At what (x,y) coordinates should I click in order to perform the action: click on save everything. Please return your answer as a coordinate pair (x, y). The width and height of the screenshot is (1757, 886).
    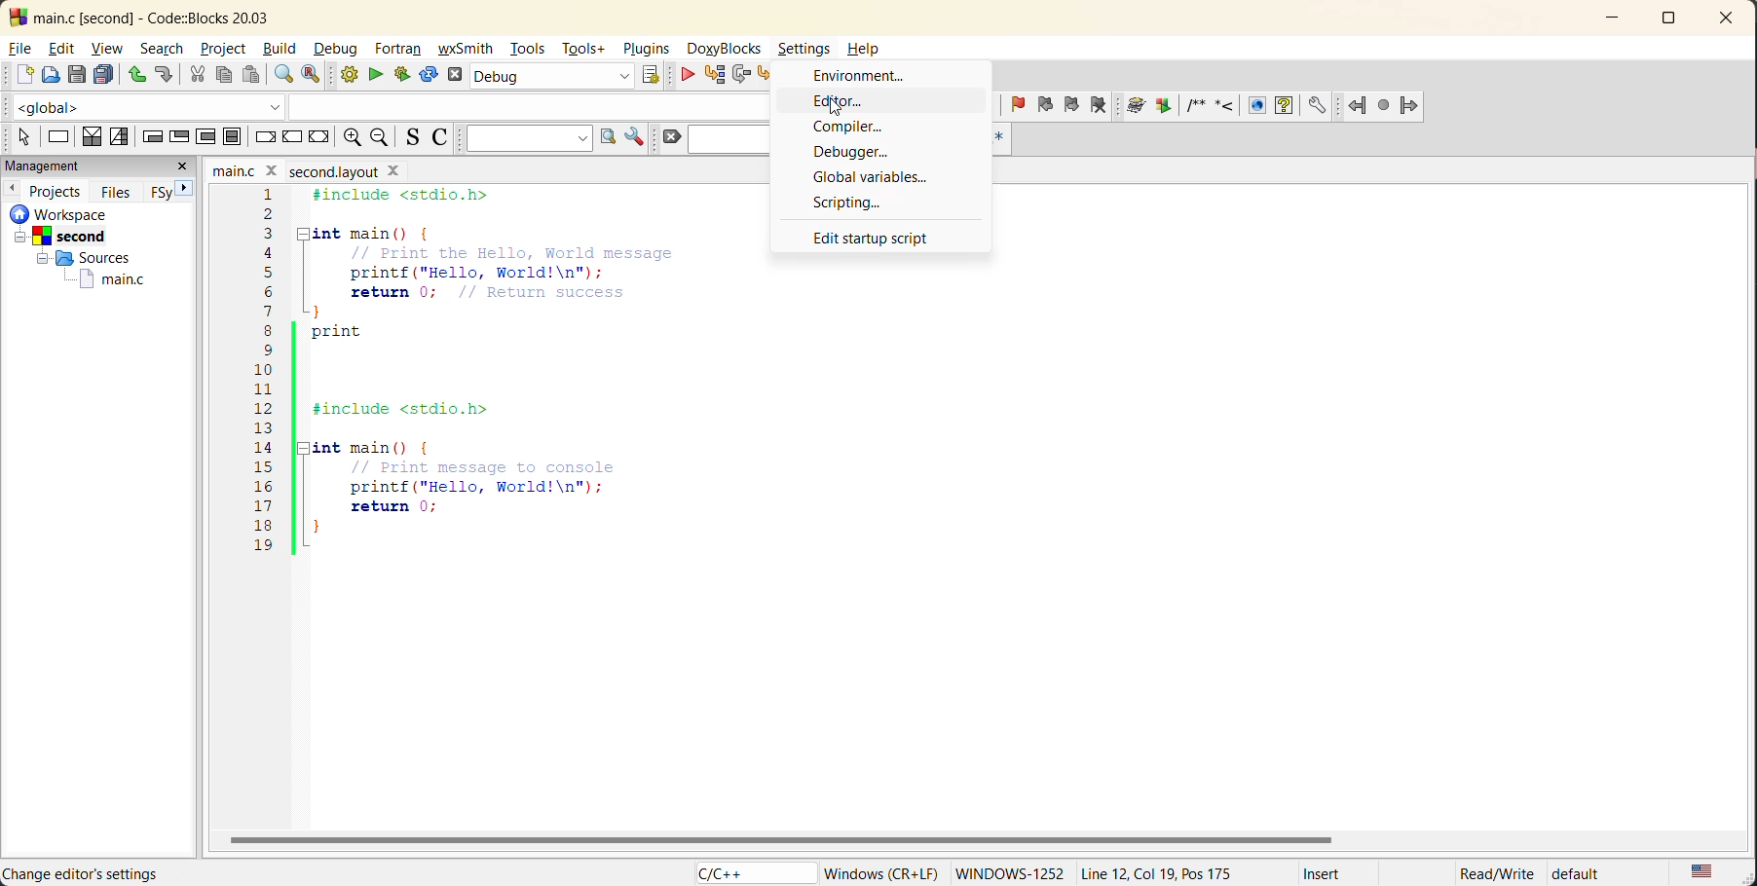
    Looking at the image, I should click on (103, 74).